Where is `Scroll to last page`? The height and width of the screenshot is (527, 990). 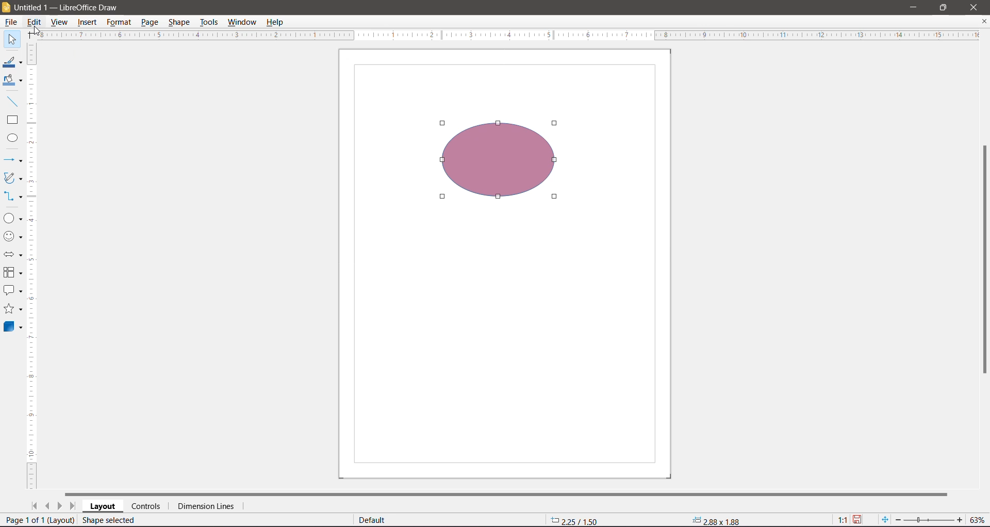
Scroll to last page is located at coordinates (73, 506).